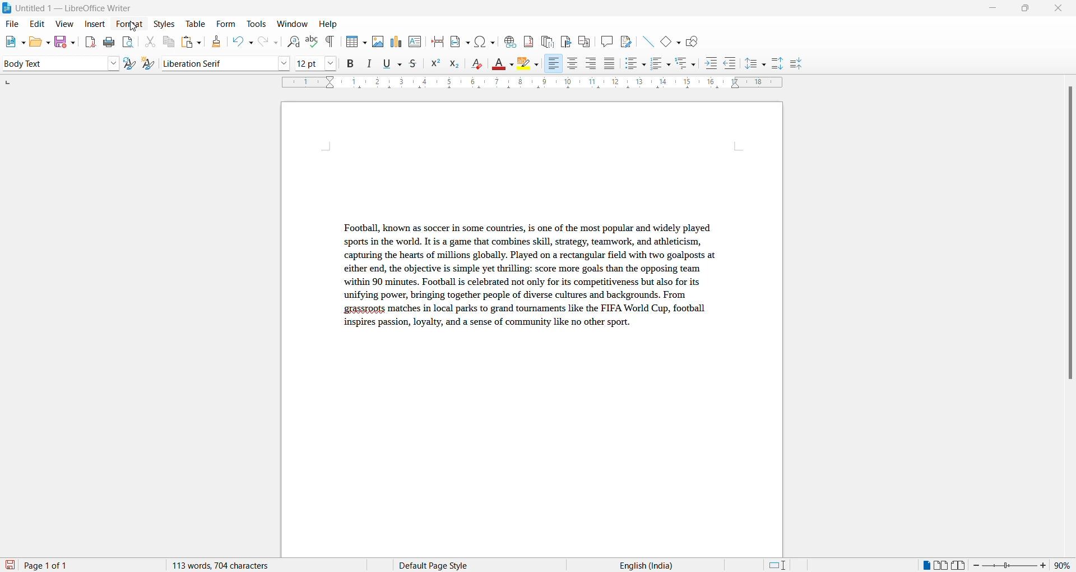  Describe the element at coordinates (67, 39) in the screenshot. I see `save as` at that location.